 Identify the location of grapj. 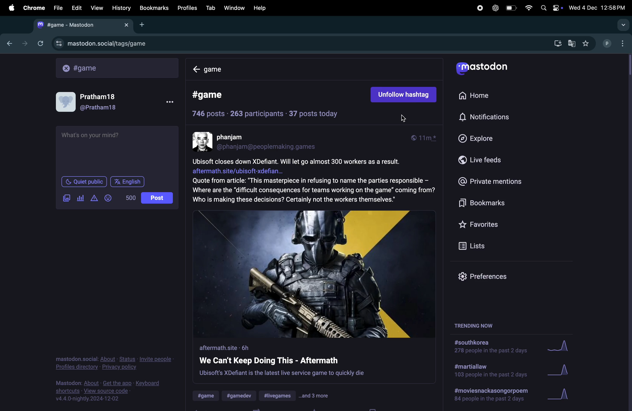
(562, 396).